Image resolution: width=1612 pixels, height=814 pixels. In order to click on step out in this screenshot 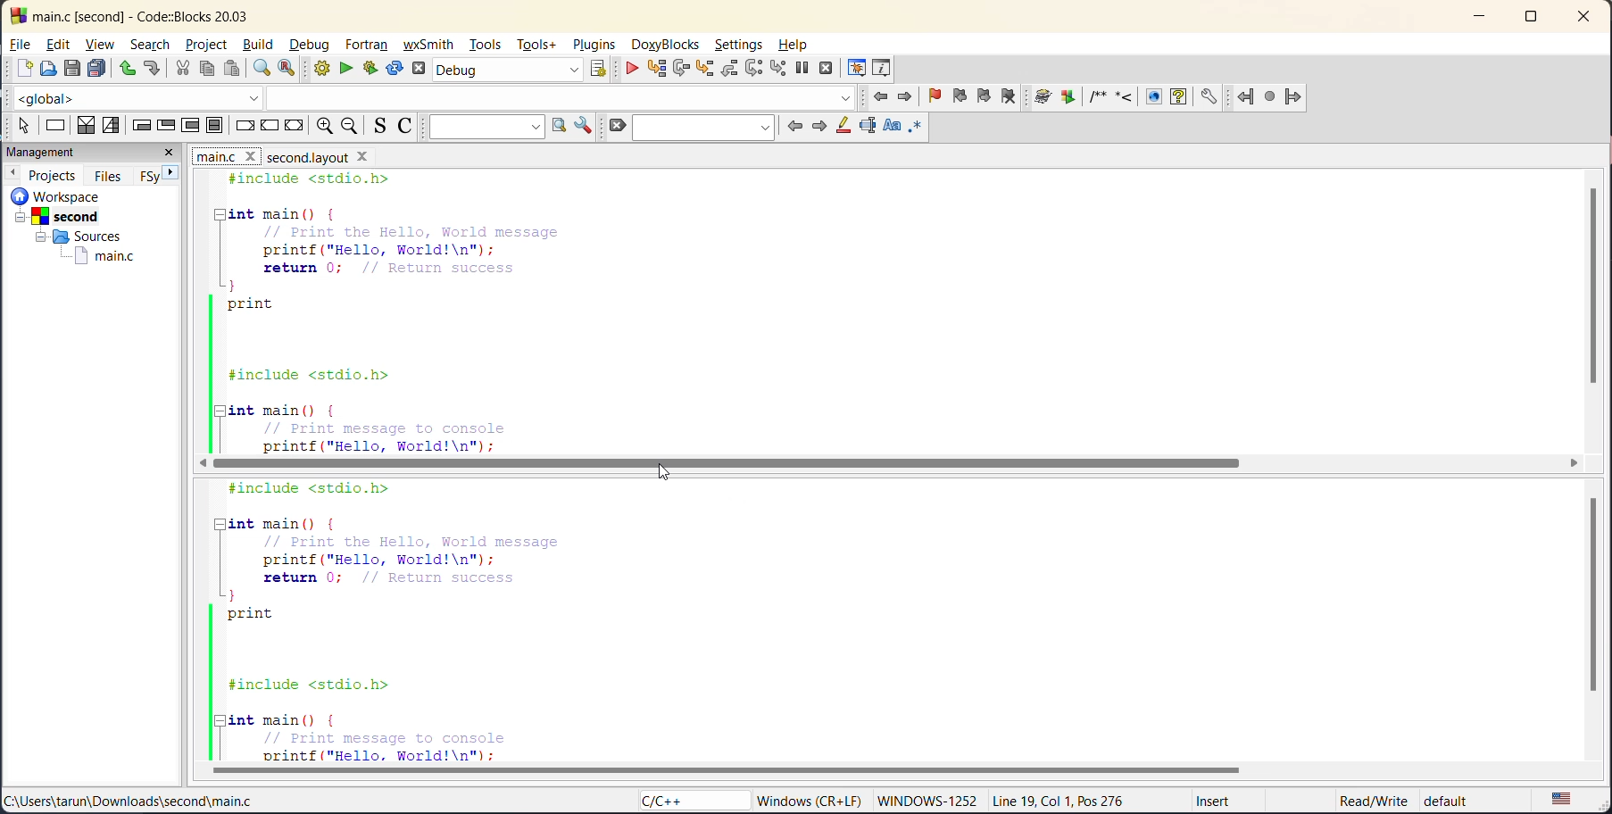, I will do `click(730, 70)`.